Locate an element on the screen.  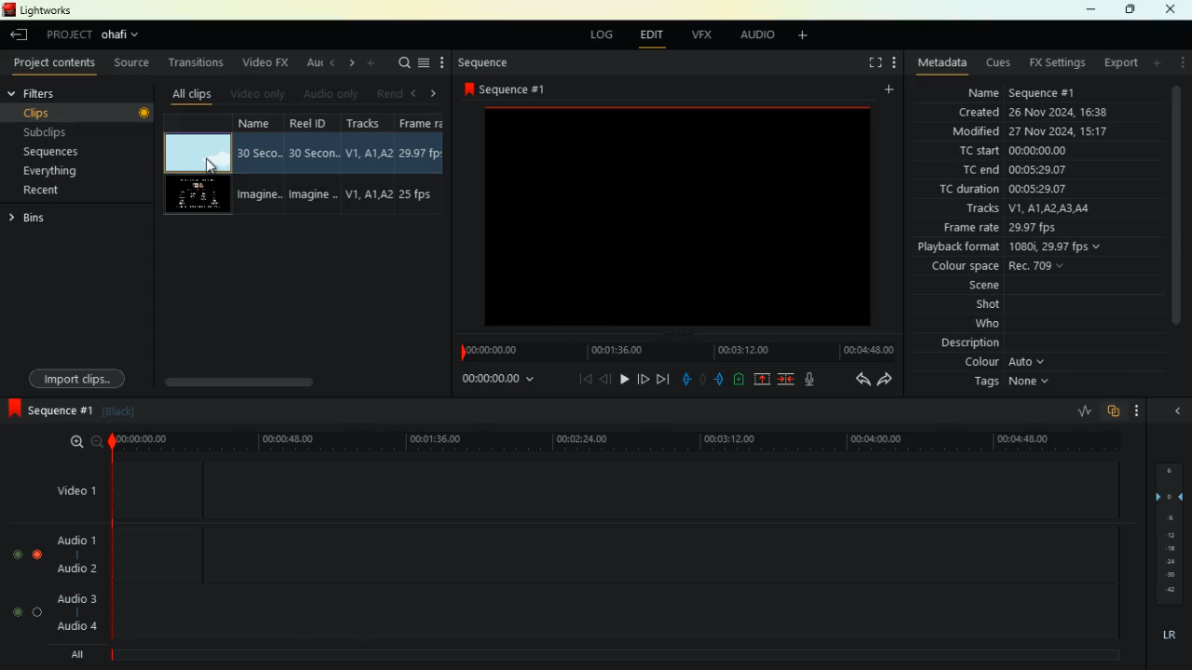
fps is located at coordinates (424, 167).